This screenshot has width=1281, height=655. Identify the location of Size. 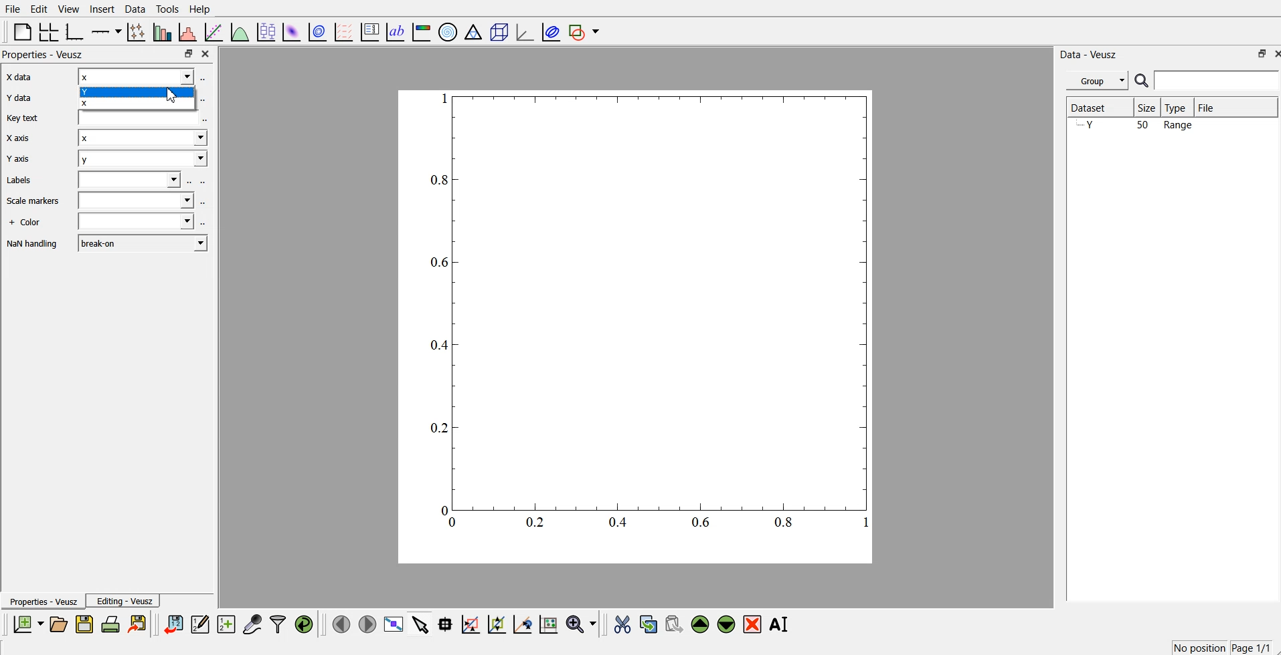
(1150, 108).